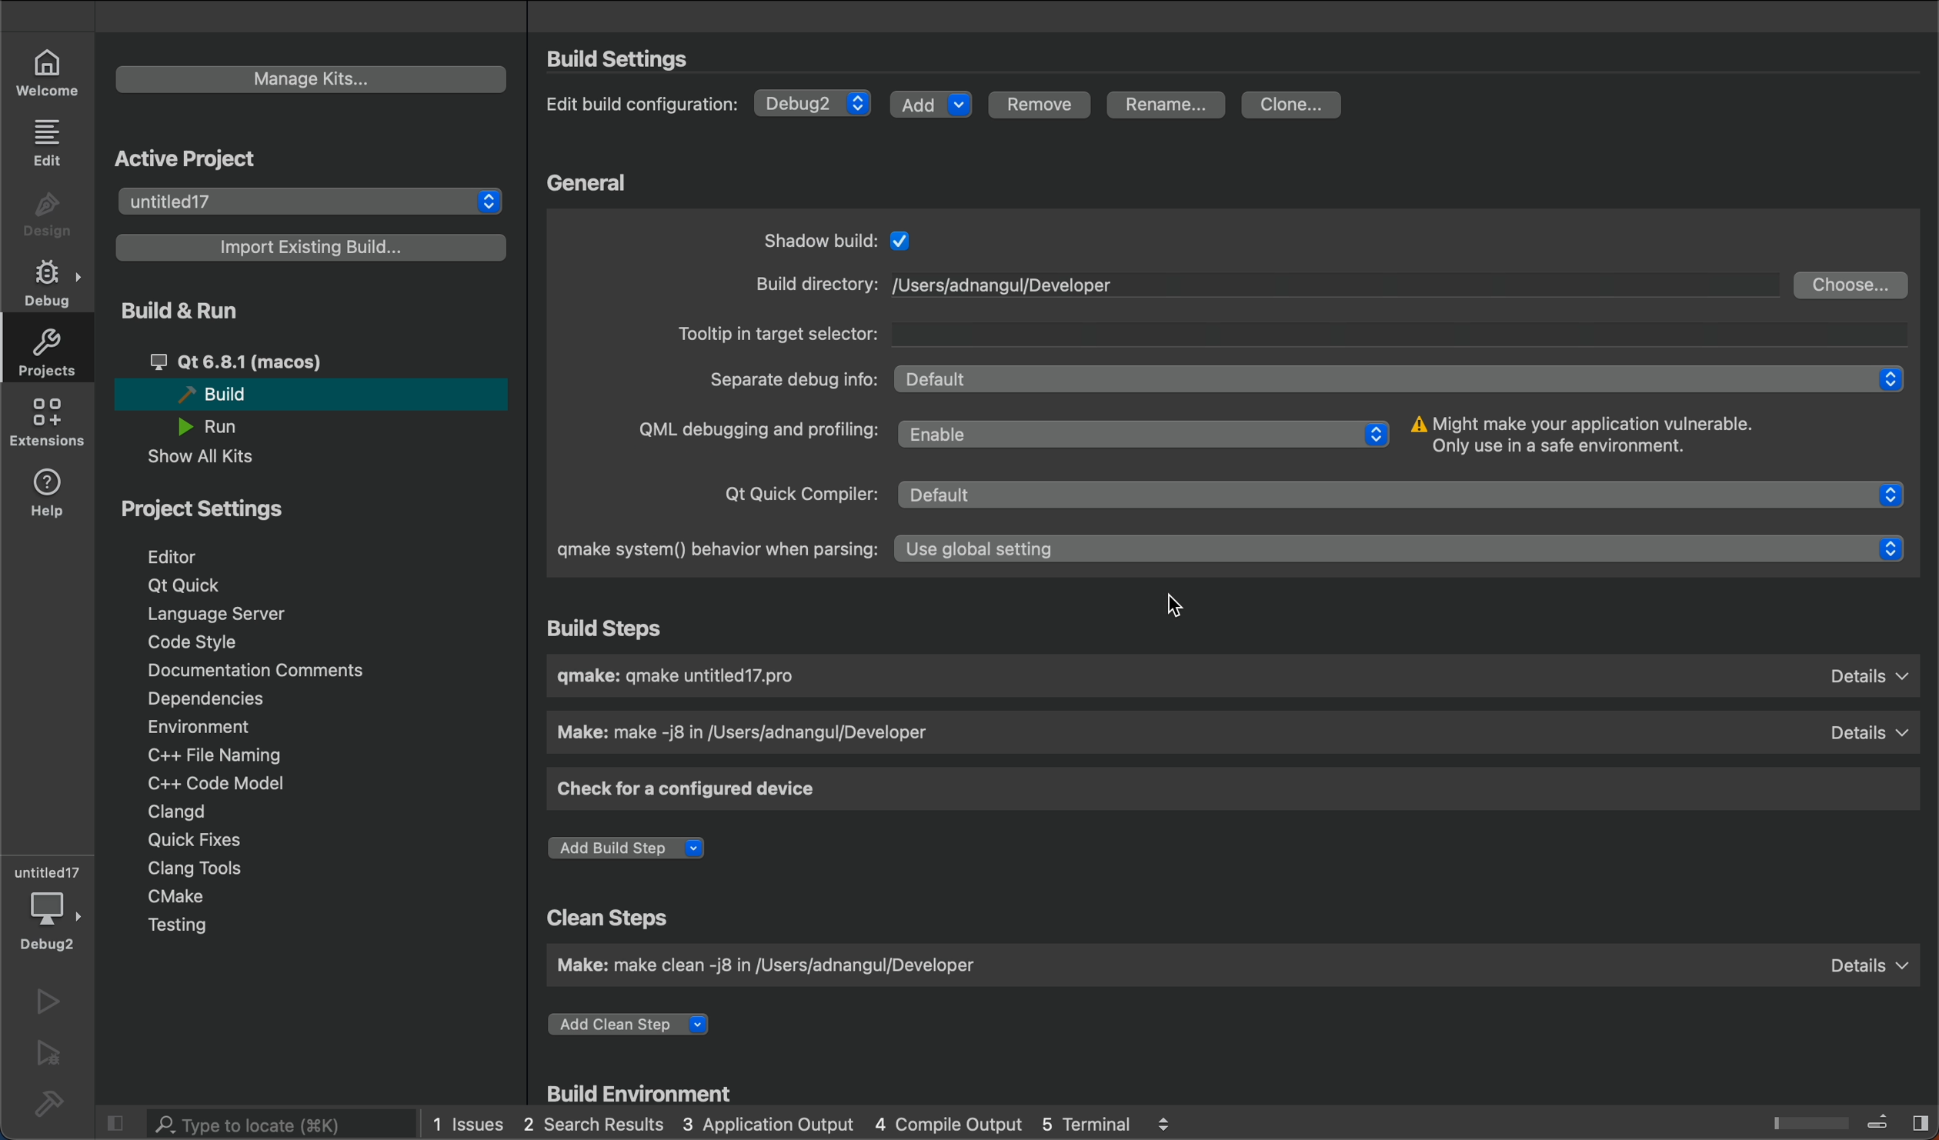  What do you see at coordinates (309, 247) in the screenshot?
I see `import a build` at bounding box center [309, 247].